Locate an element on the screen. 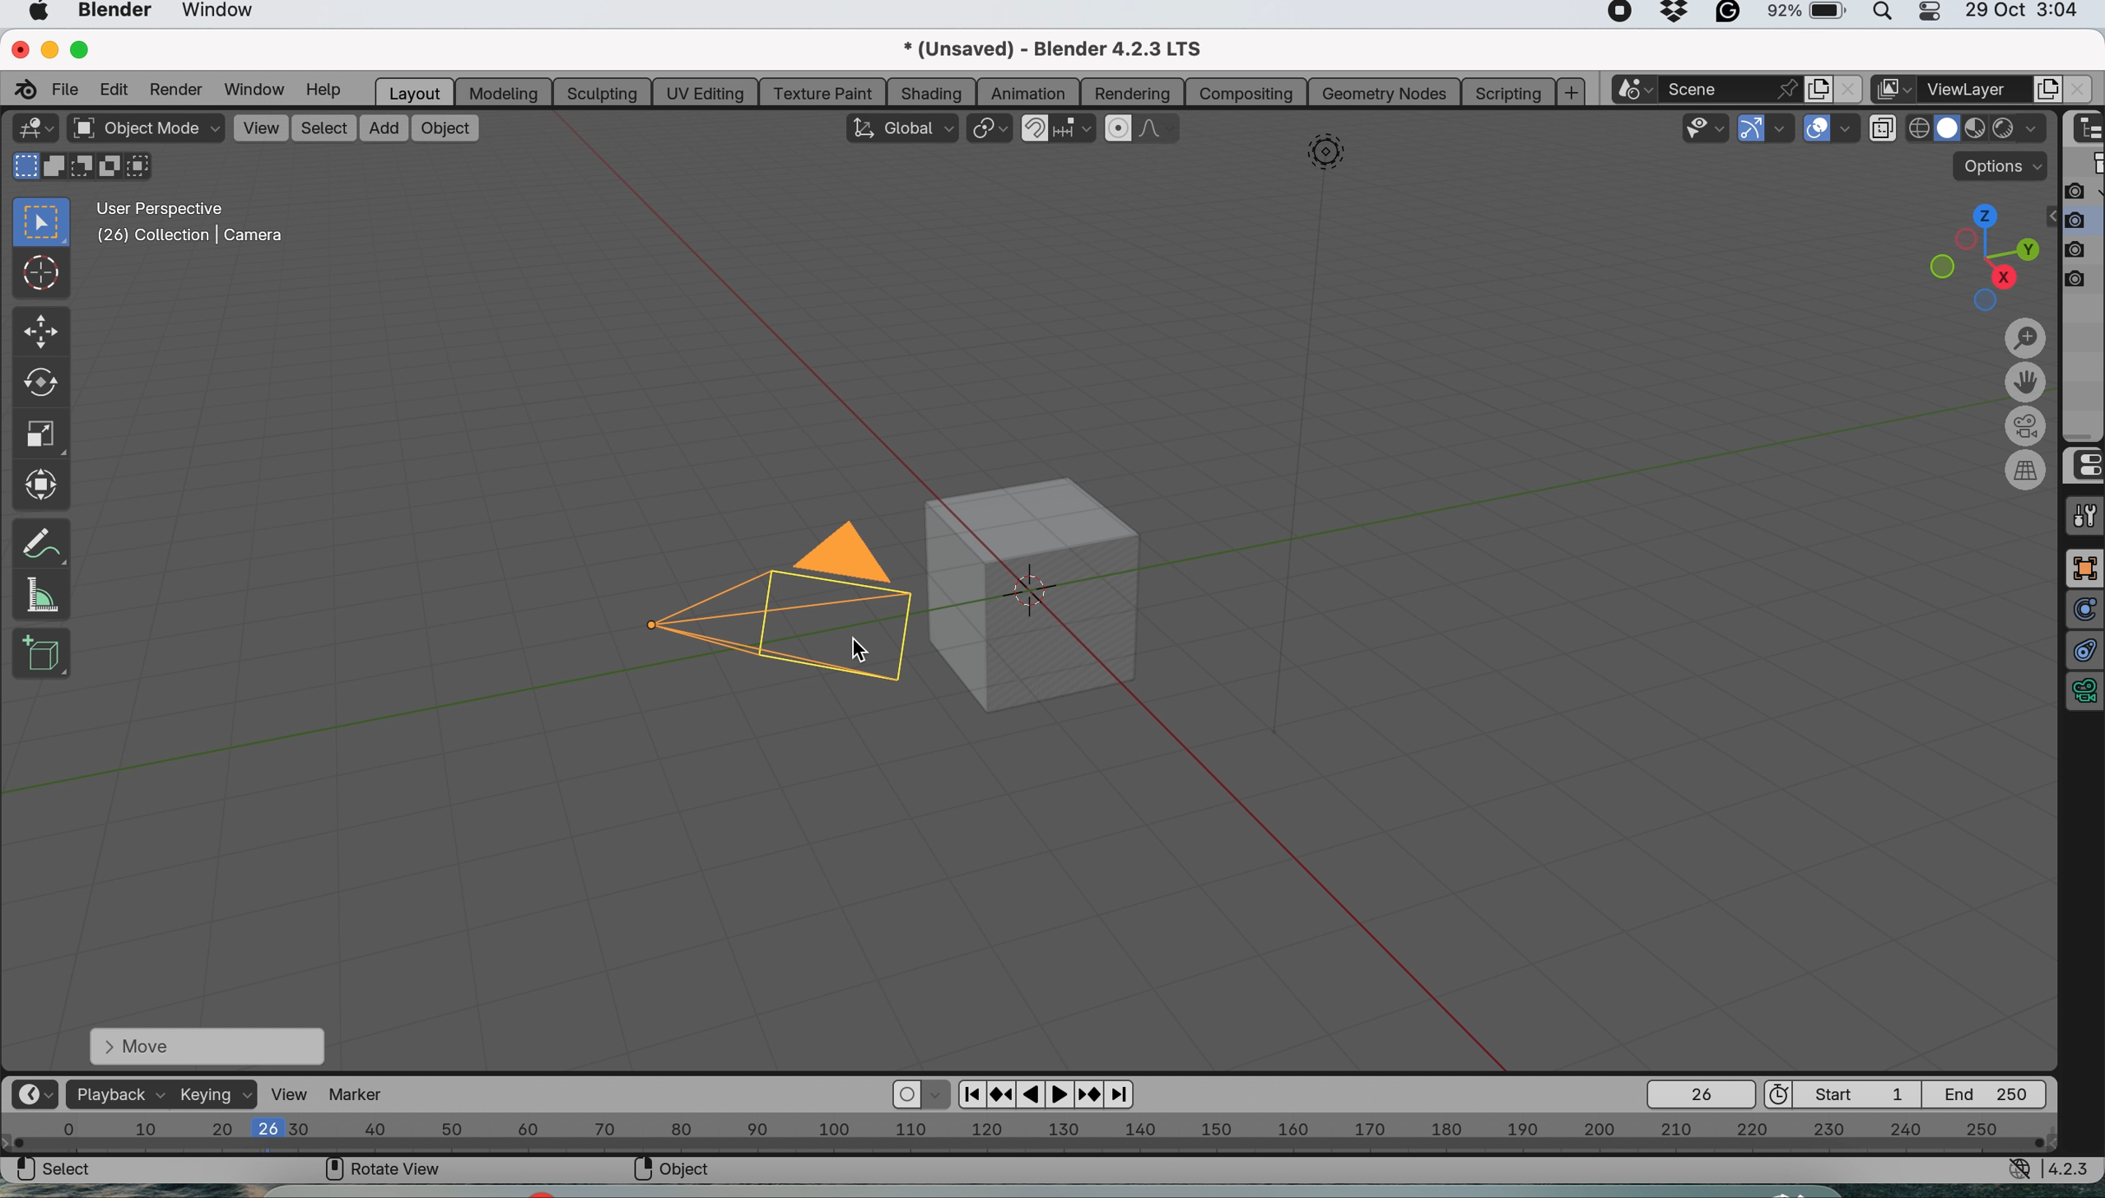 This screenshot has height=1198, width=2105. object is located at coordinates (445, 127).